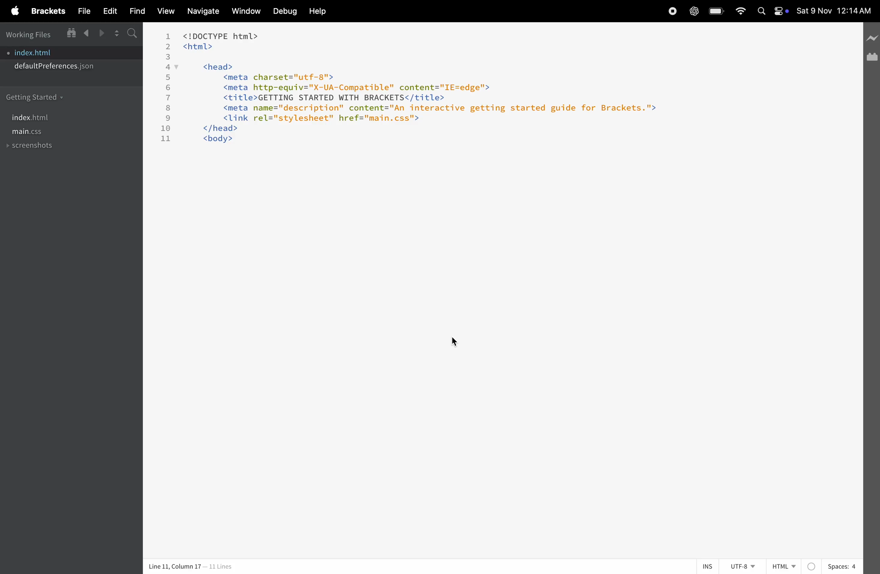  I want to click on navigate, so click(204, 11).